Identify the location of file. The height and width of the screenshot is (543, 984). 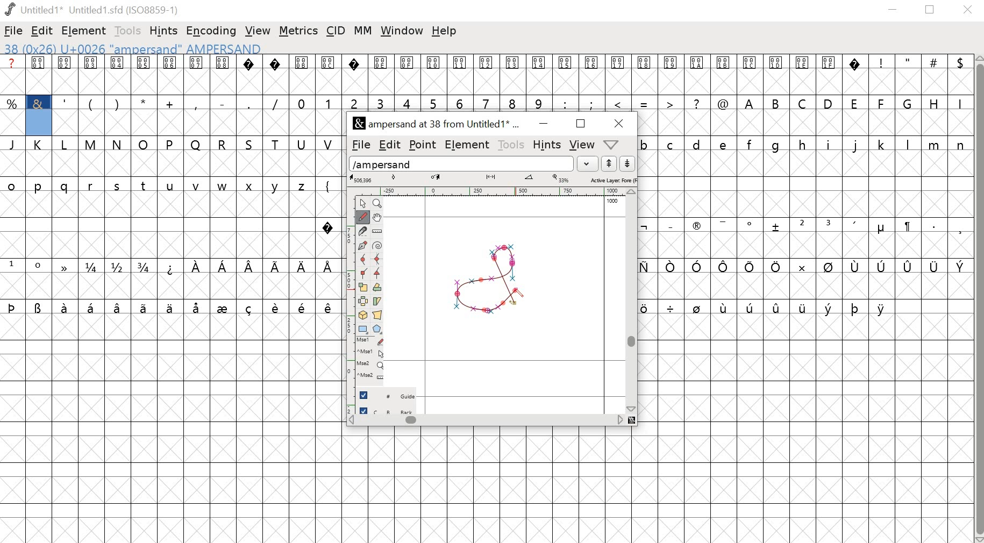
(359, 145).